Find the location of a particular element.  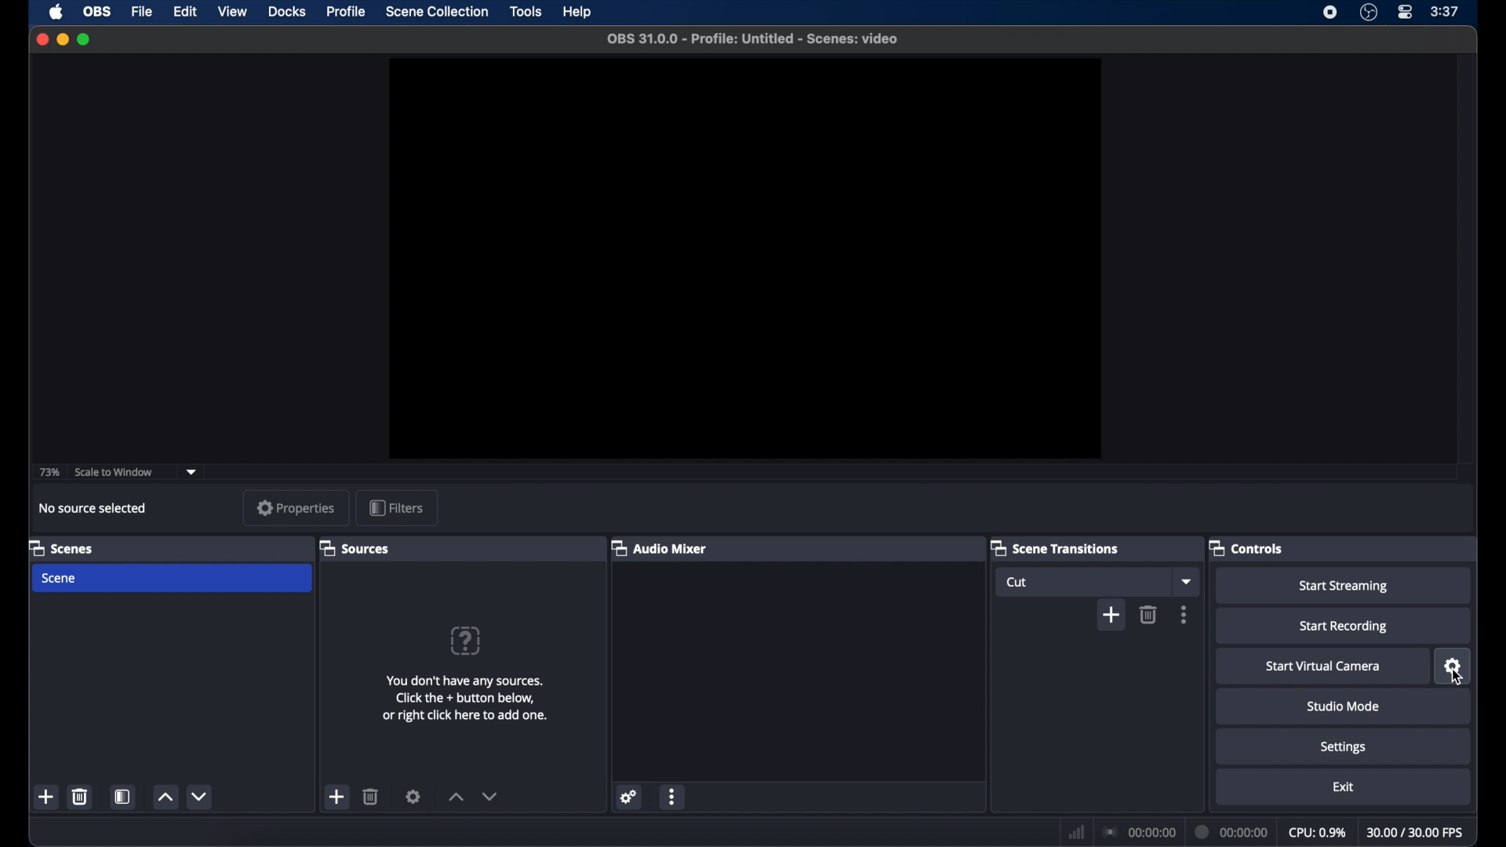

question mark icon is located at coordinates (466, 641).